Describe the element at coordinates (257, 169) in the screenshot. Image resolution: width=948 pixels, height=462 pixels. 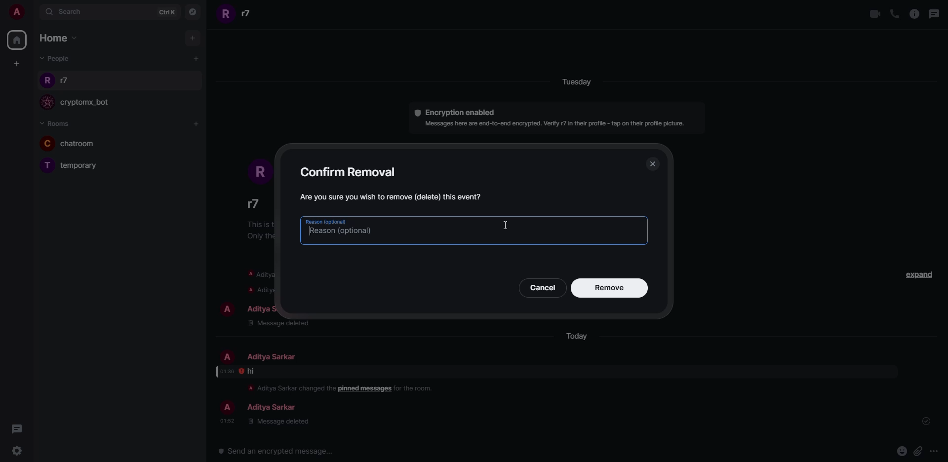
I see `profile` at that location.